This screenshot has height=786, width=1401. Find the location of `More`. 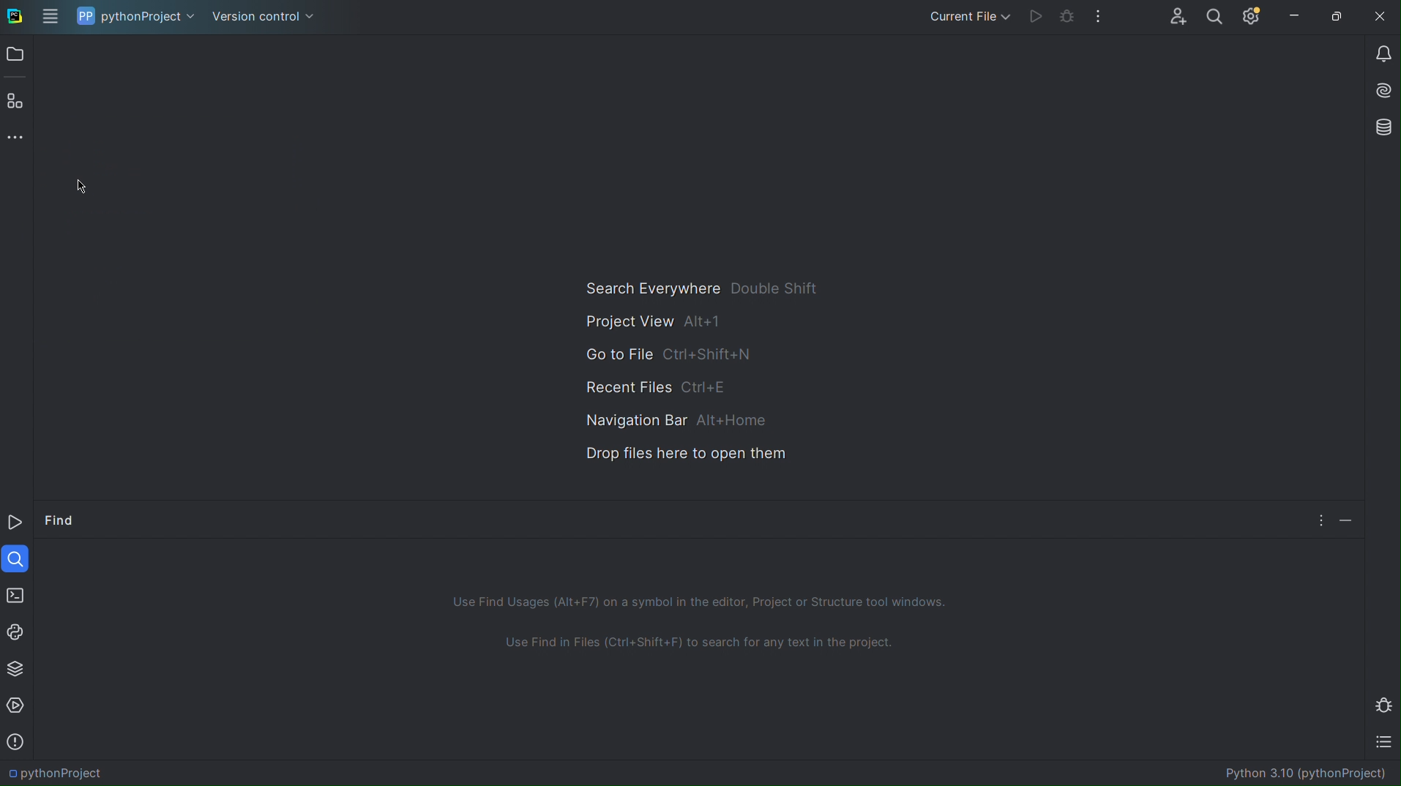

More is located at coordinates (1319, 520).